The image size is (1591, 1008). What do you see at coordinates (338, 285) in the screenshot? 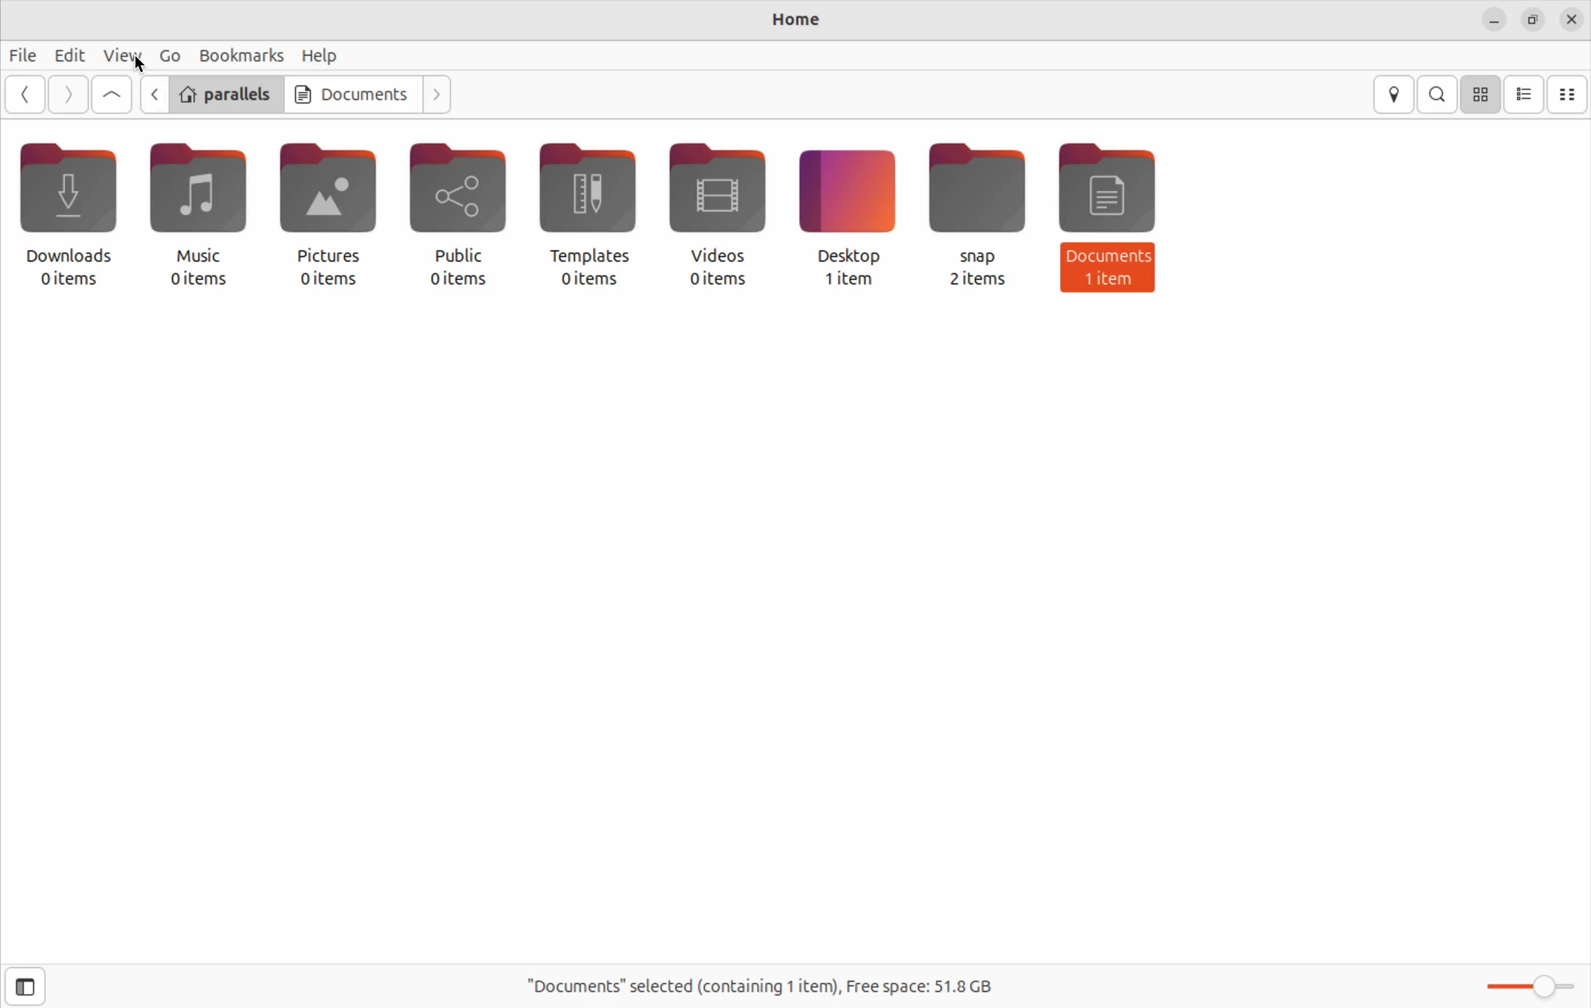
I see `0 items` at bounding box center [338, 285].